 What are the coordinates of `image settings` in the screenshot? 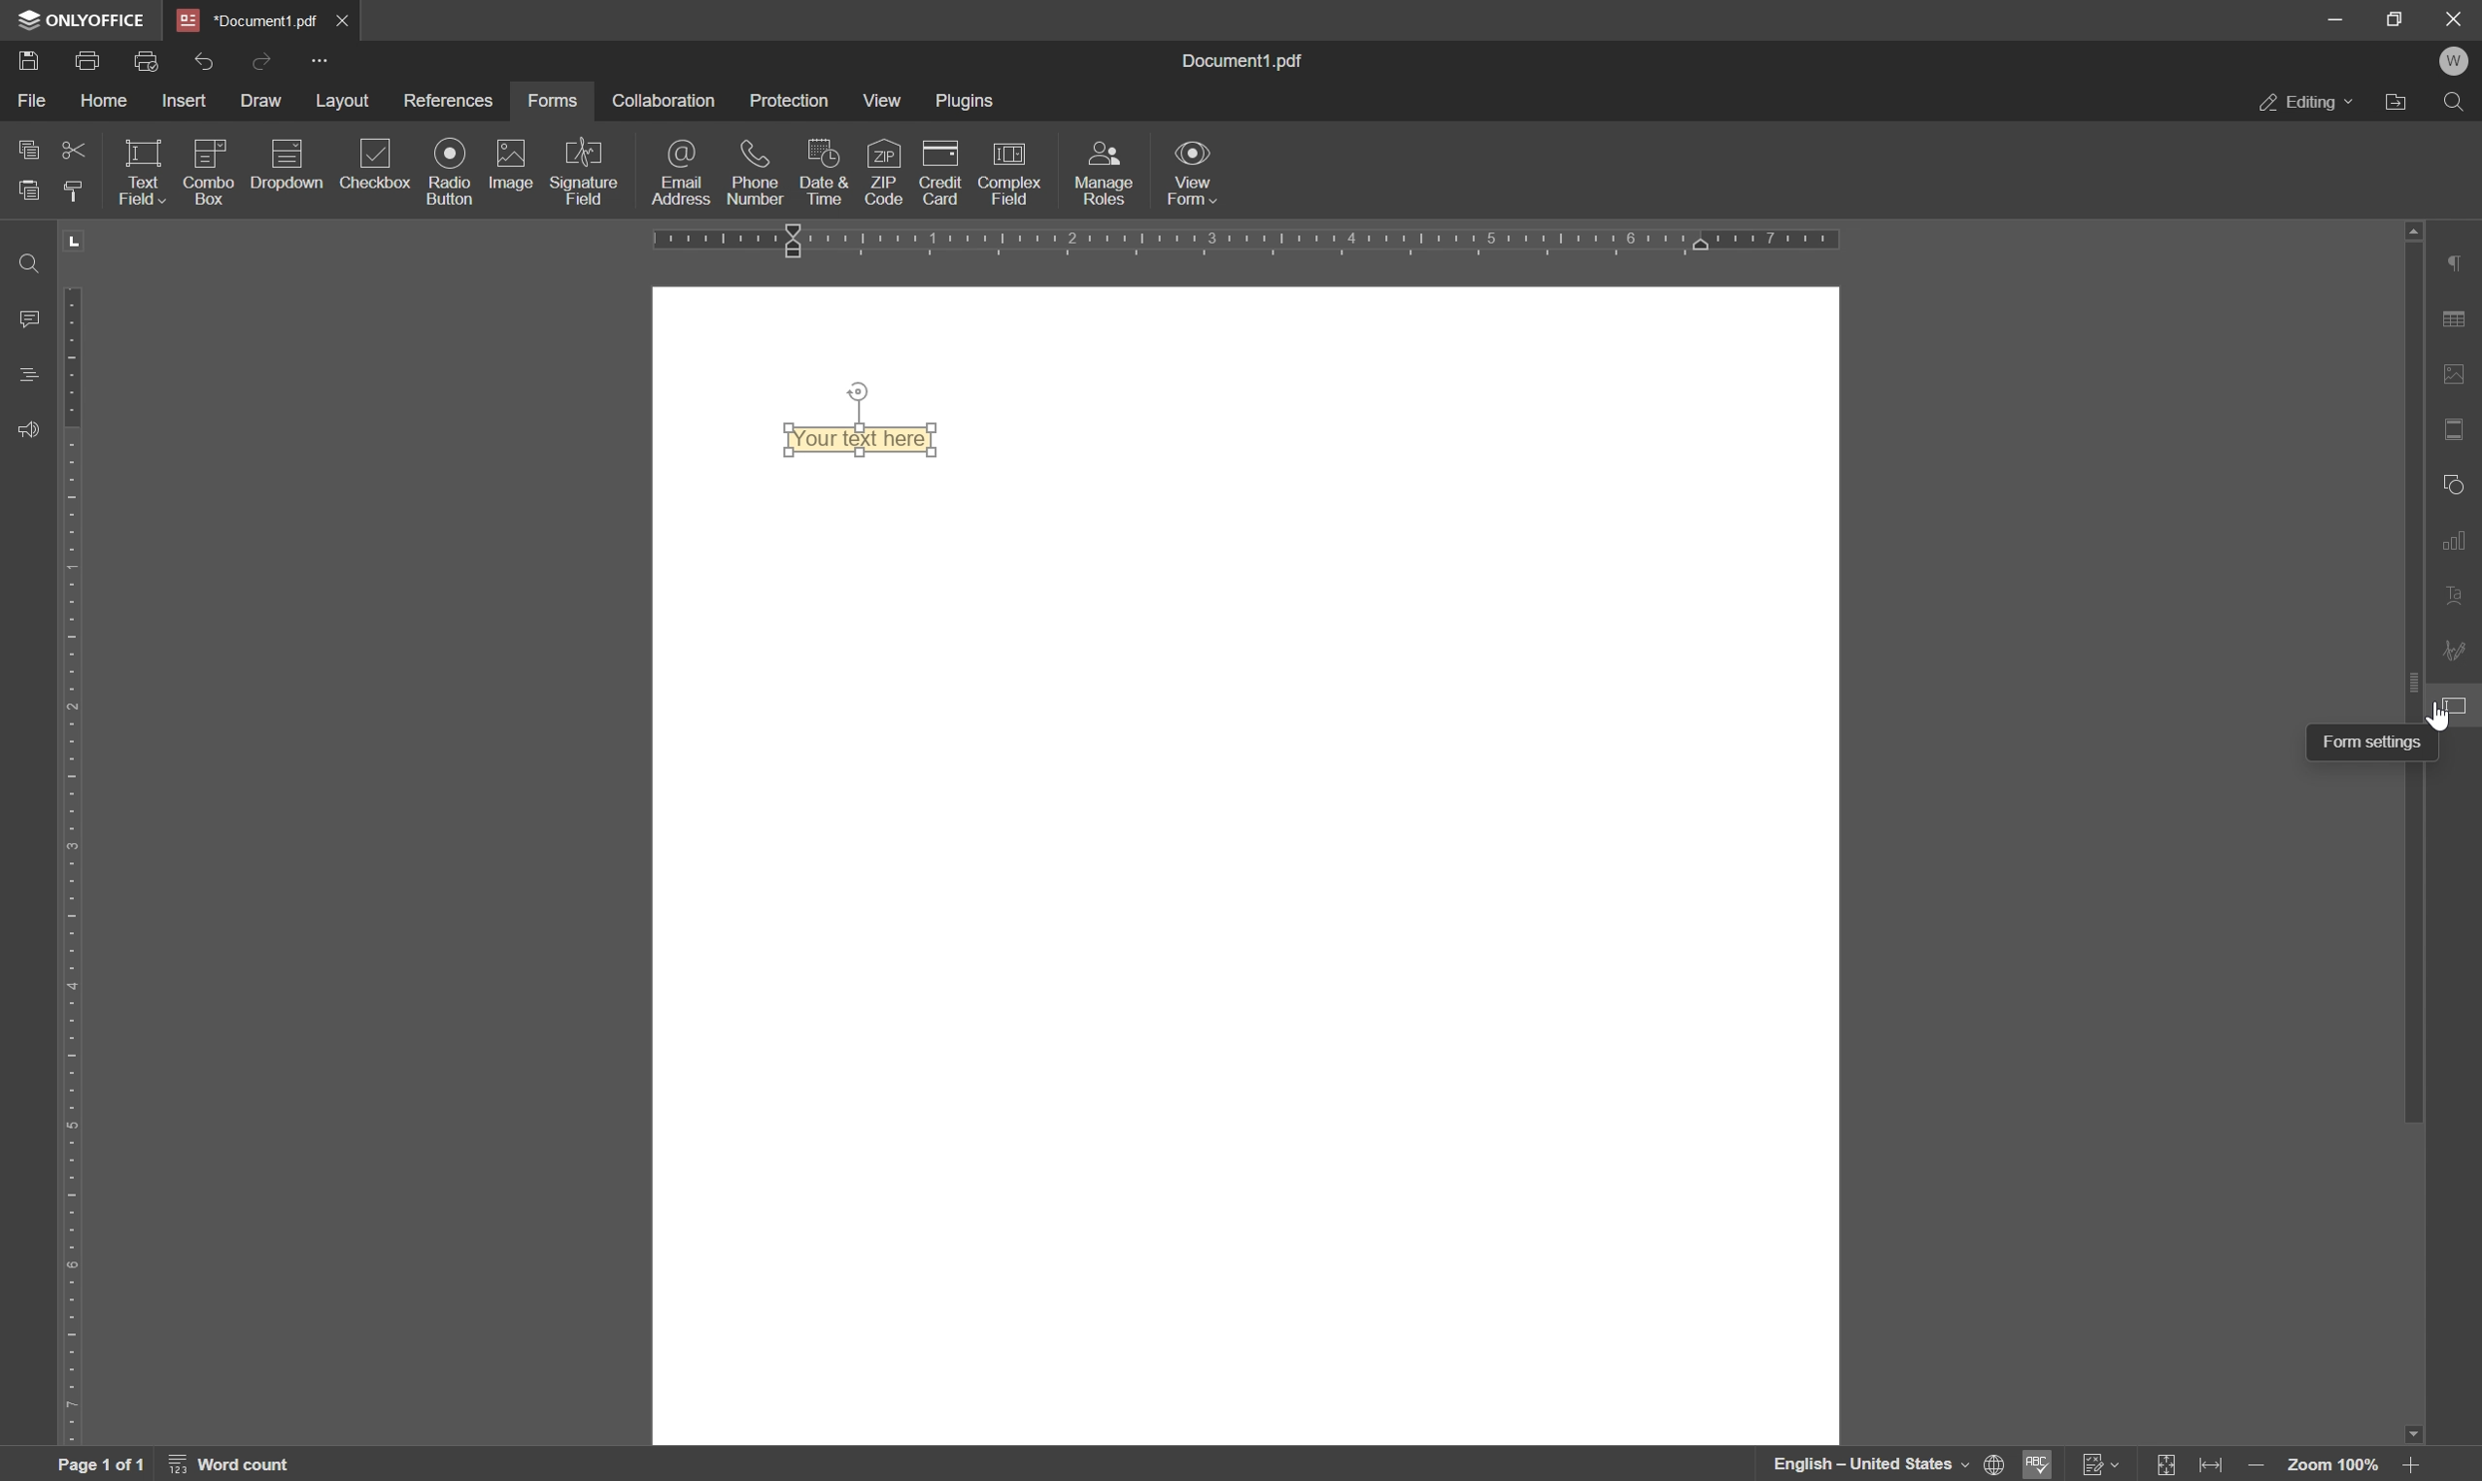 It's located at (2459, 373).